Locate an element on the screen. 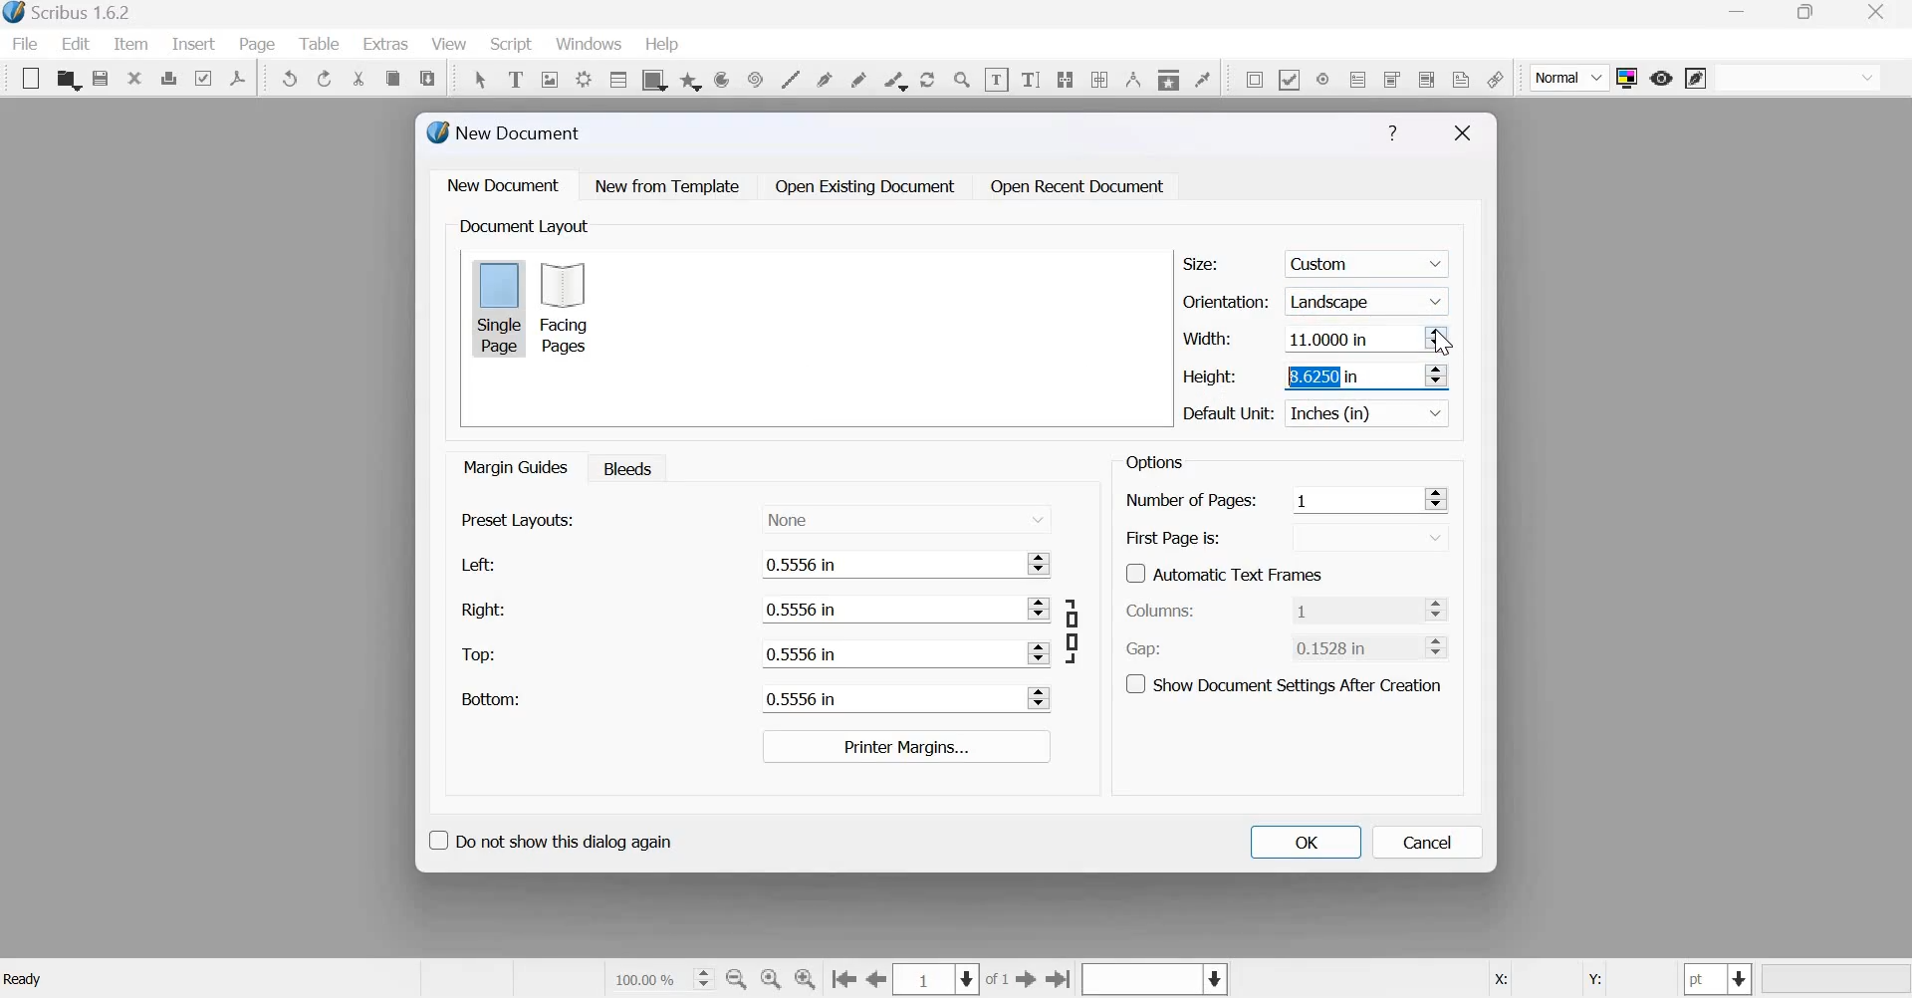 The image size is (1912, 998). unlink text frames is located at coordinates (1099, 78).